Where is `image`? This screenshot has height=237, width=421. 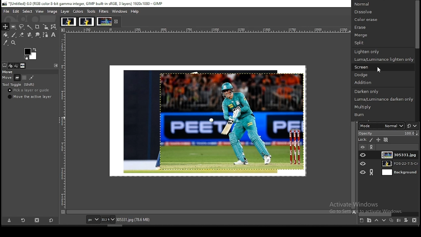 image is located at coordinates (86, 21).